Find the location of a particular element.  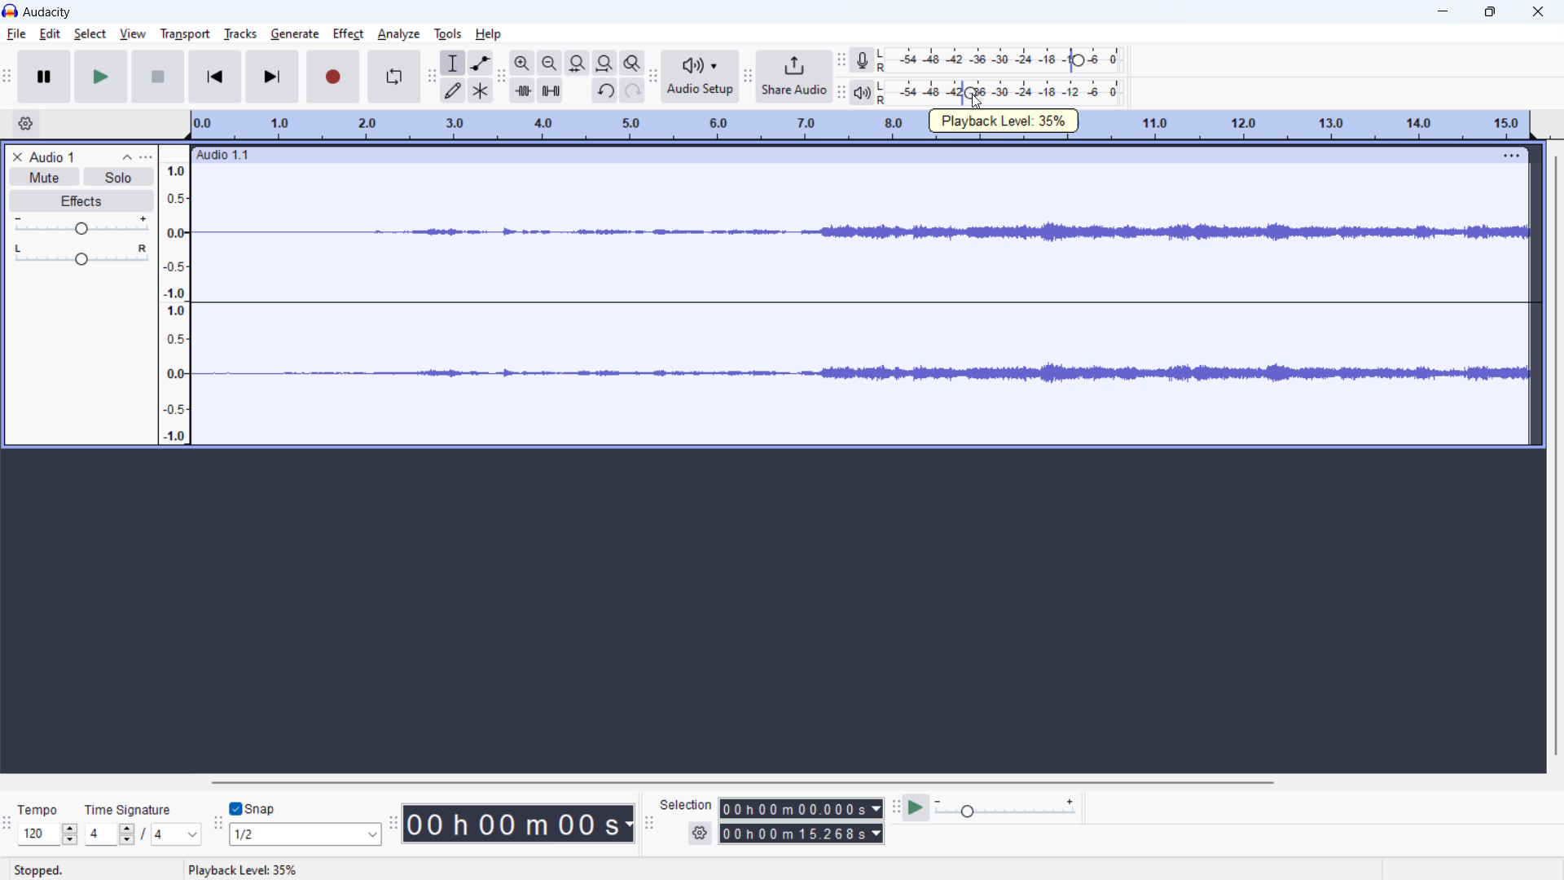

snapping toolbar is located at coordinates (217, 822).